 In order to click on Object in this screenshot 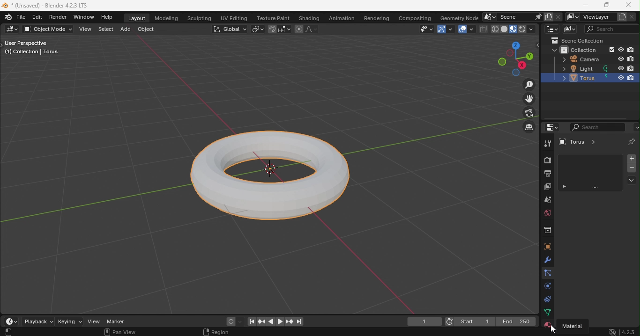, I will do `click(547, 246)`.